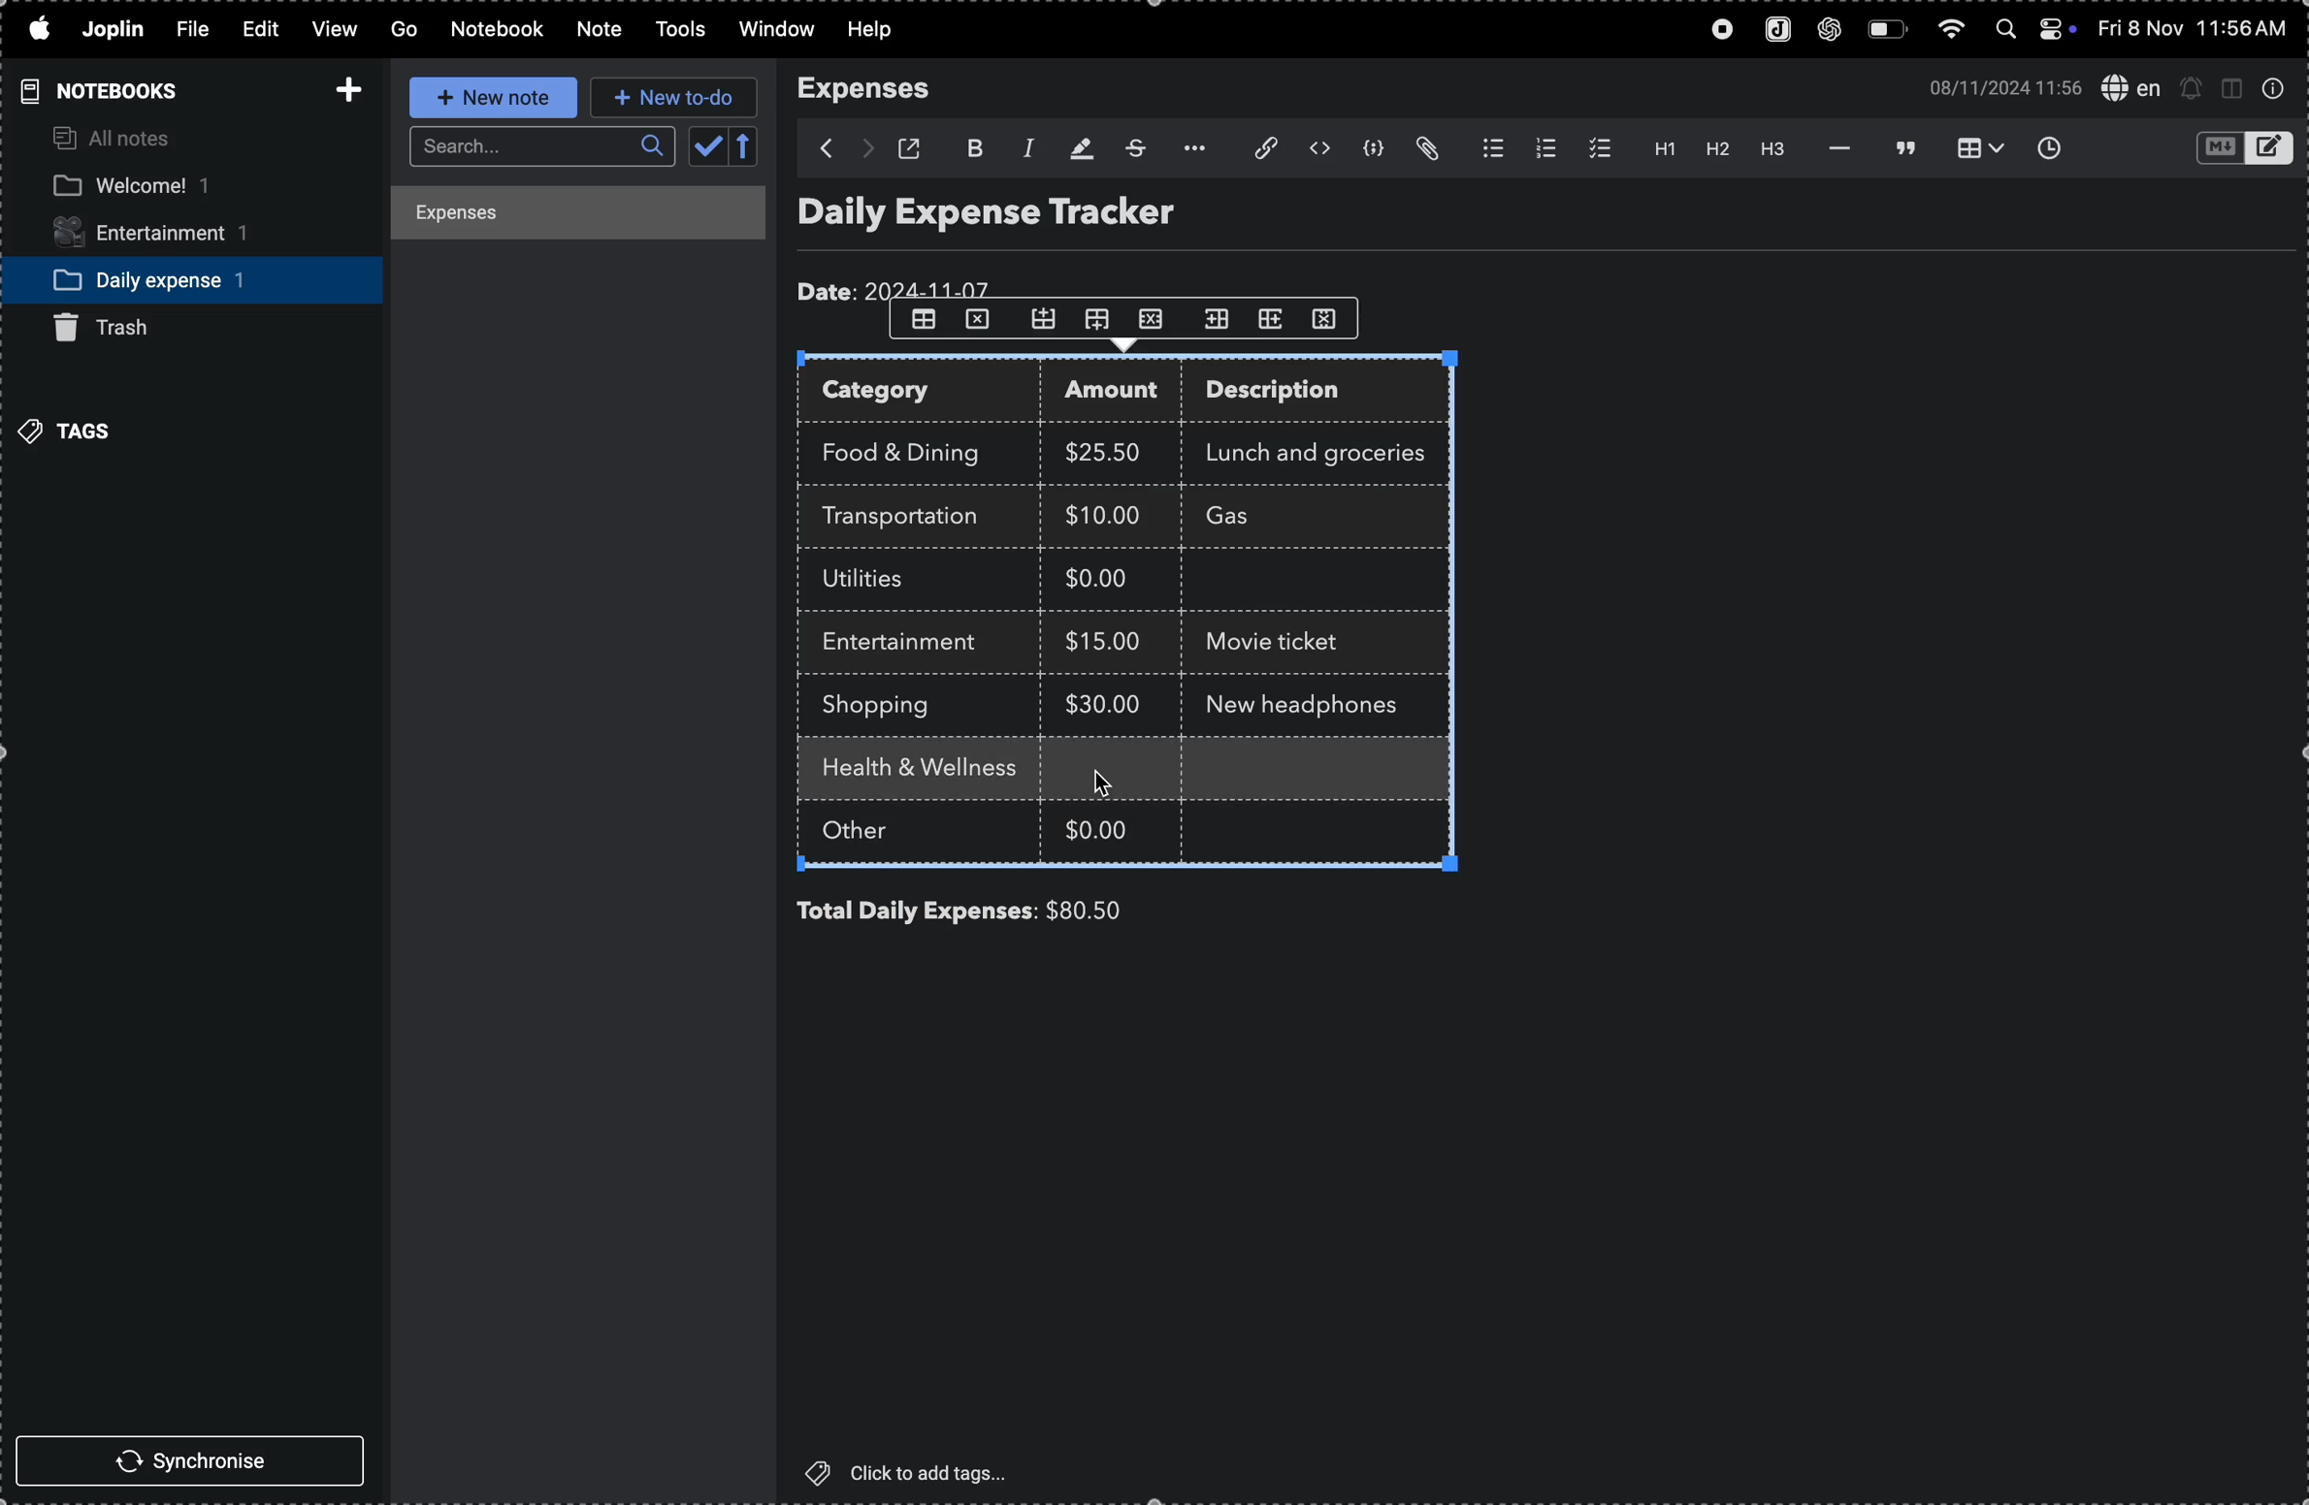 The height and width of the screenshot is (1505, 2309). I want to click on amount, so click(1119, 393).